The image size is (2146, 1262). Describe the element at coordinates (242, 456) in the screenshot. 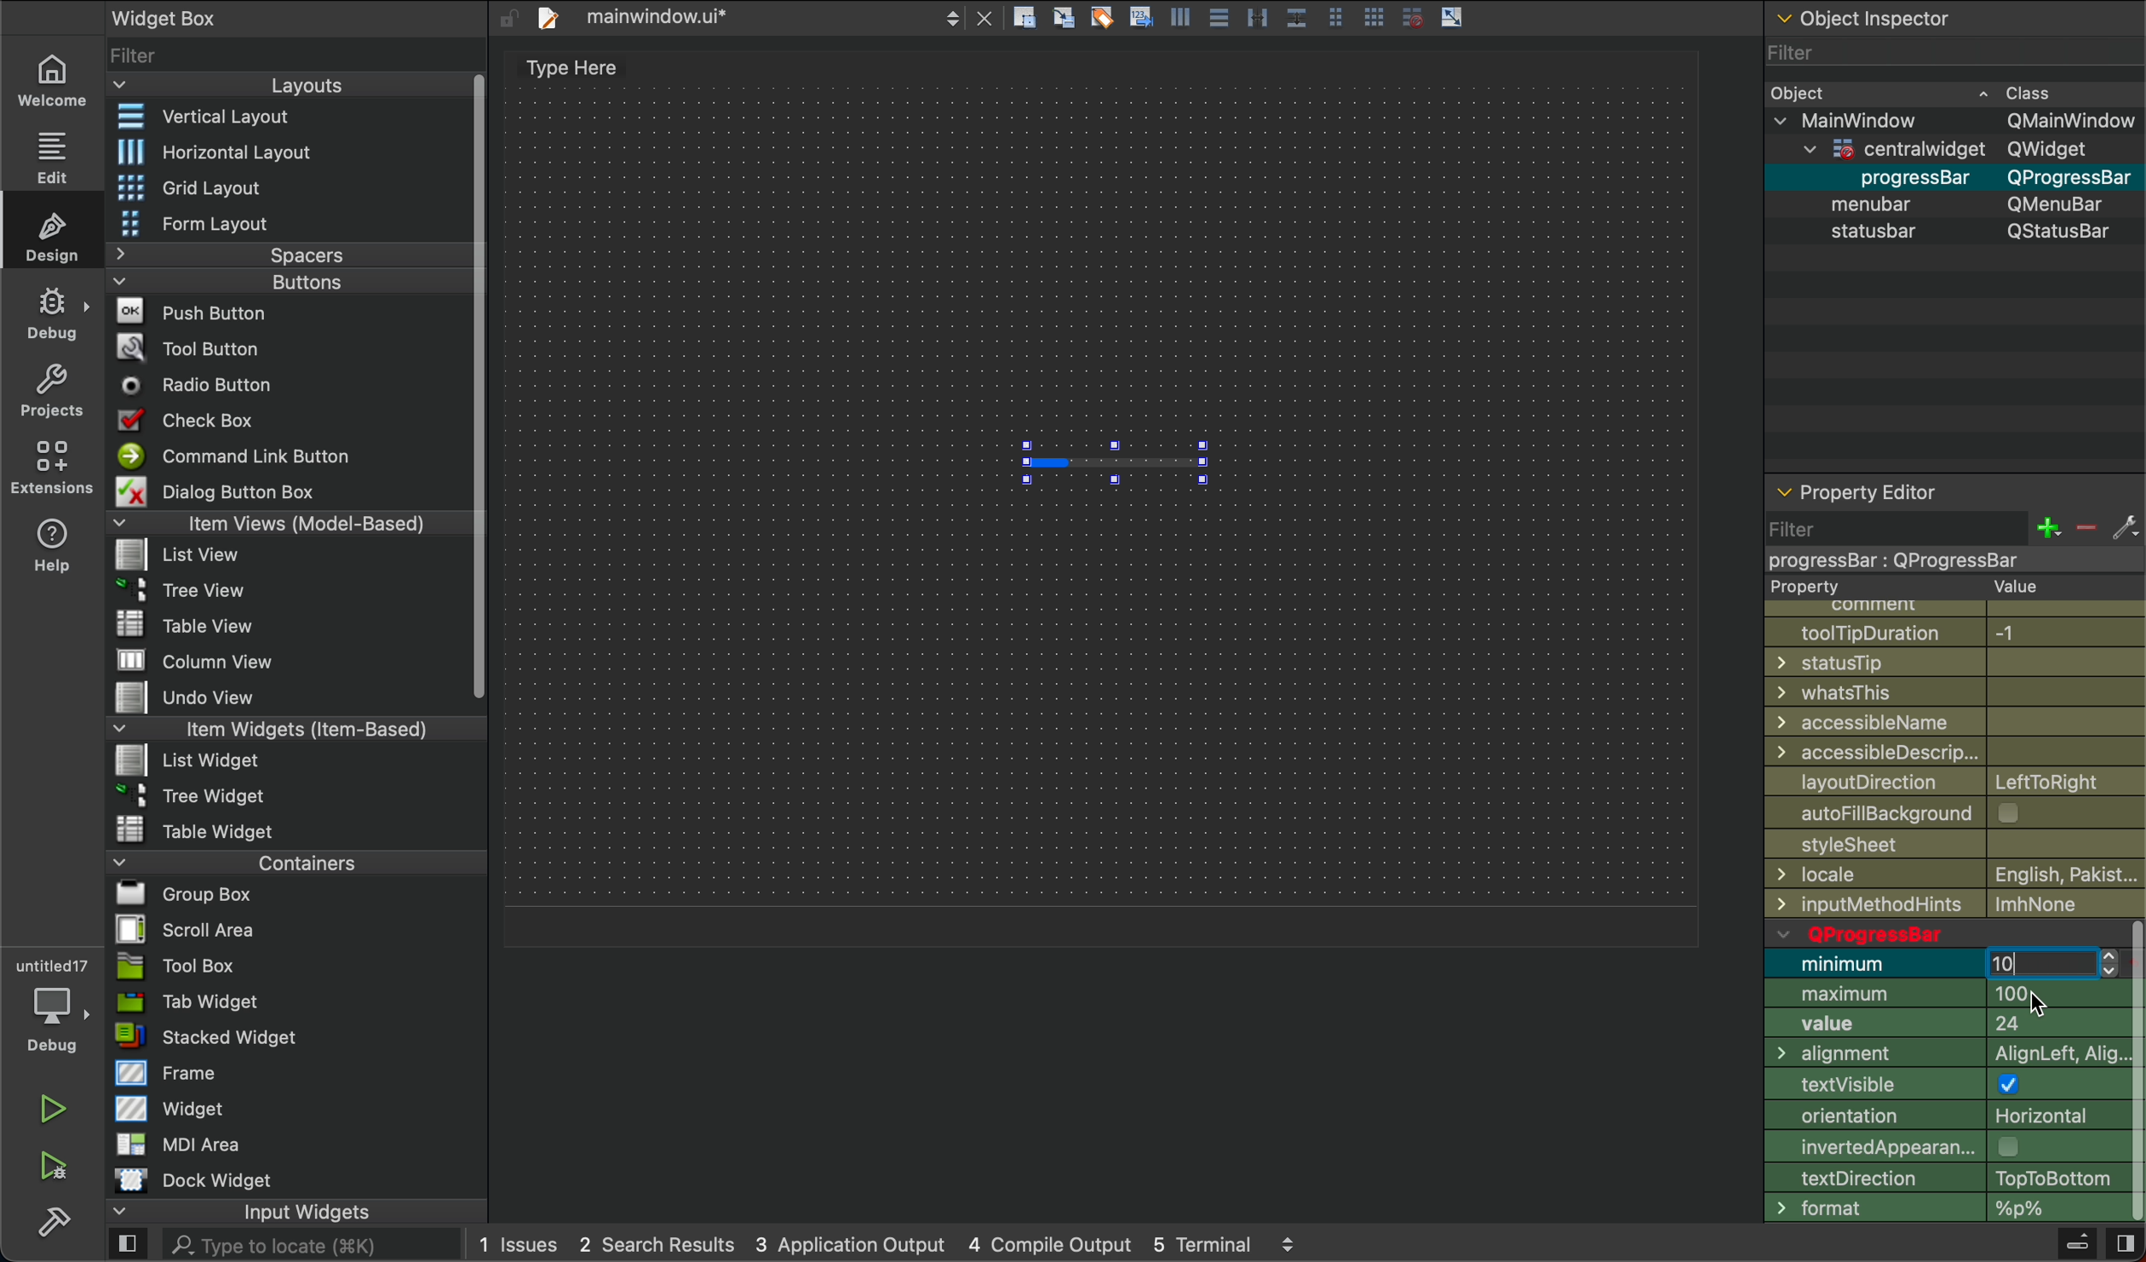

I see `Command button` at that location.